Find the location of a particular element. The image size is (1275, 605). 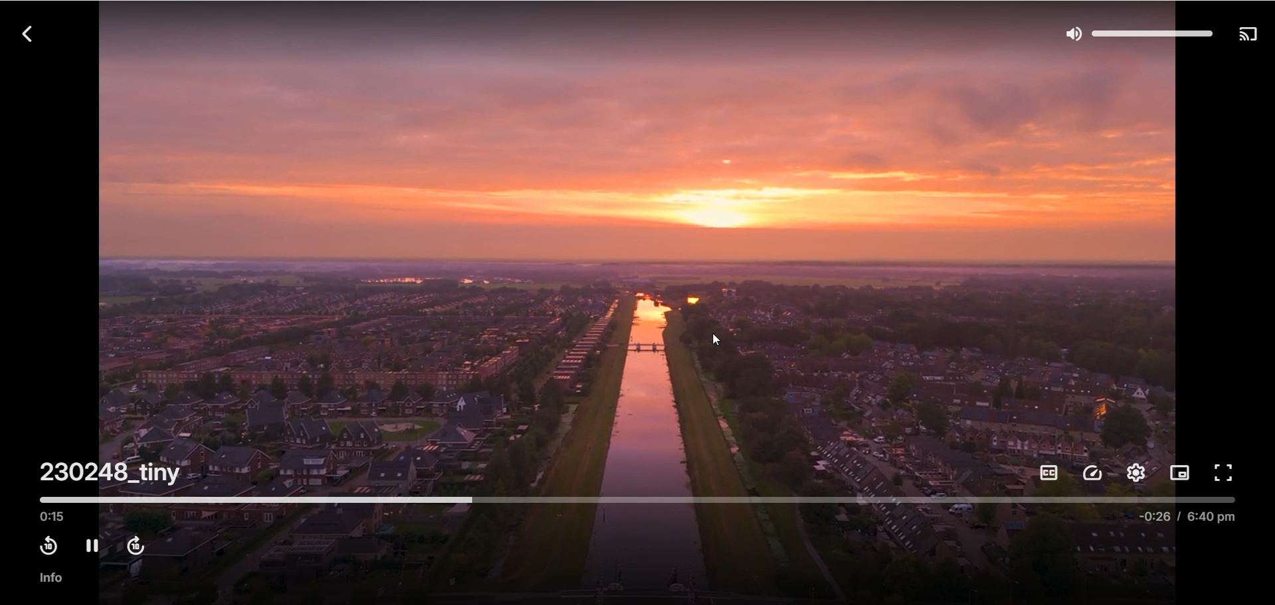

playback speed is located at coordinates (1090, 474).